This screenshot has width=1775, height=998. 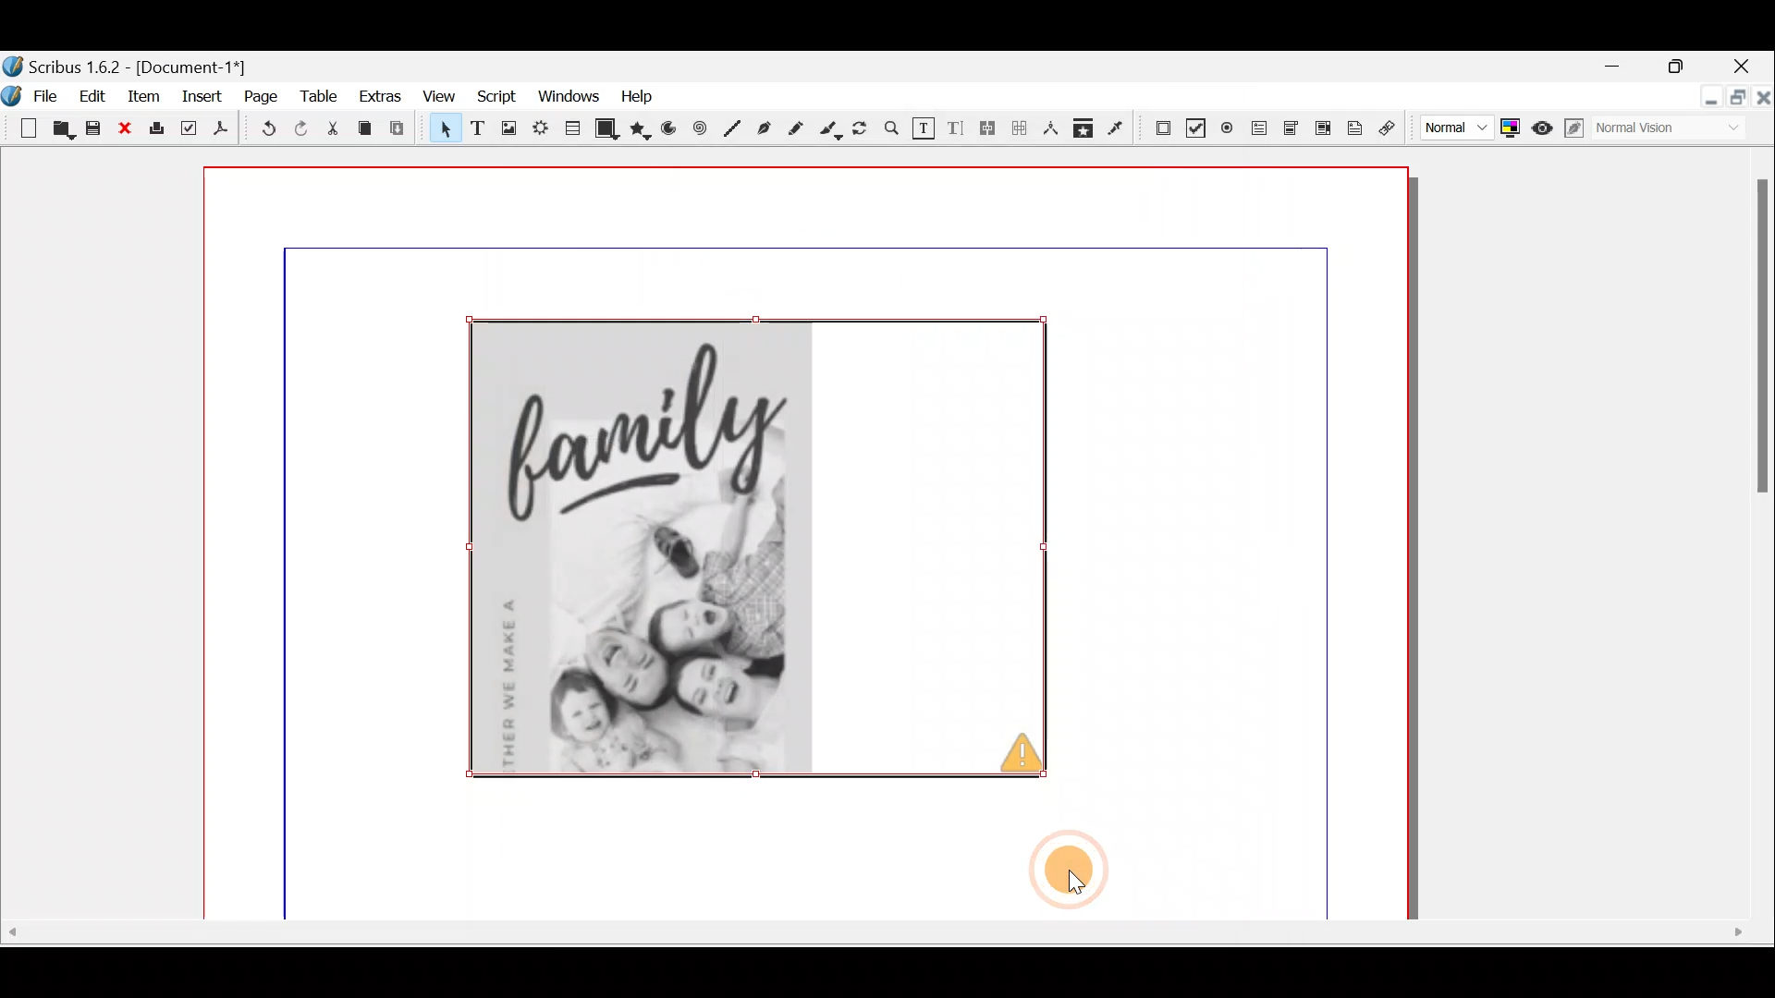 What do you see at coordinates (813, 497) in the screenshot?
I see `Canvas` at bounding box center [813, 497].